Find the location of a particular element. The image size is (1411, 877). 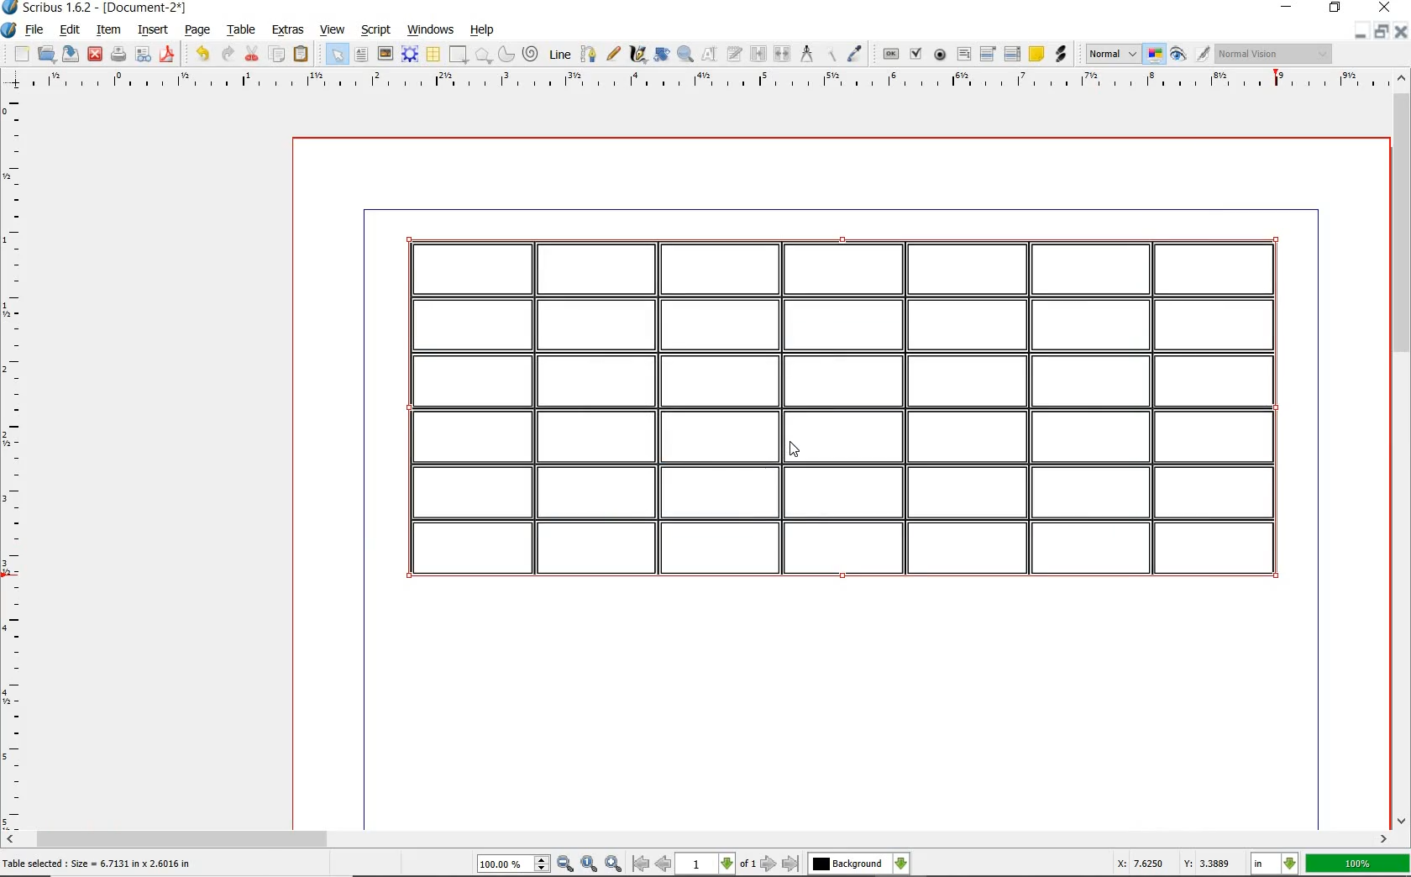

shape is located at coordinates (459, 55).